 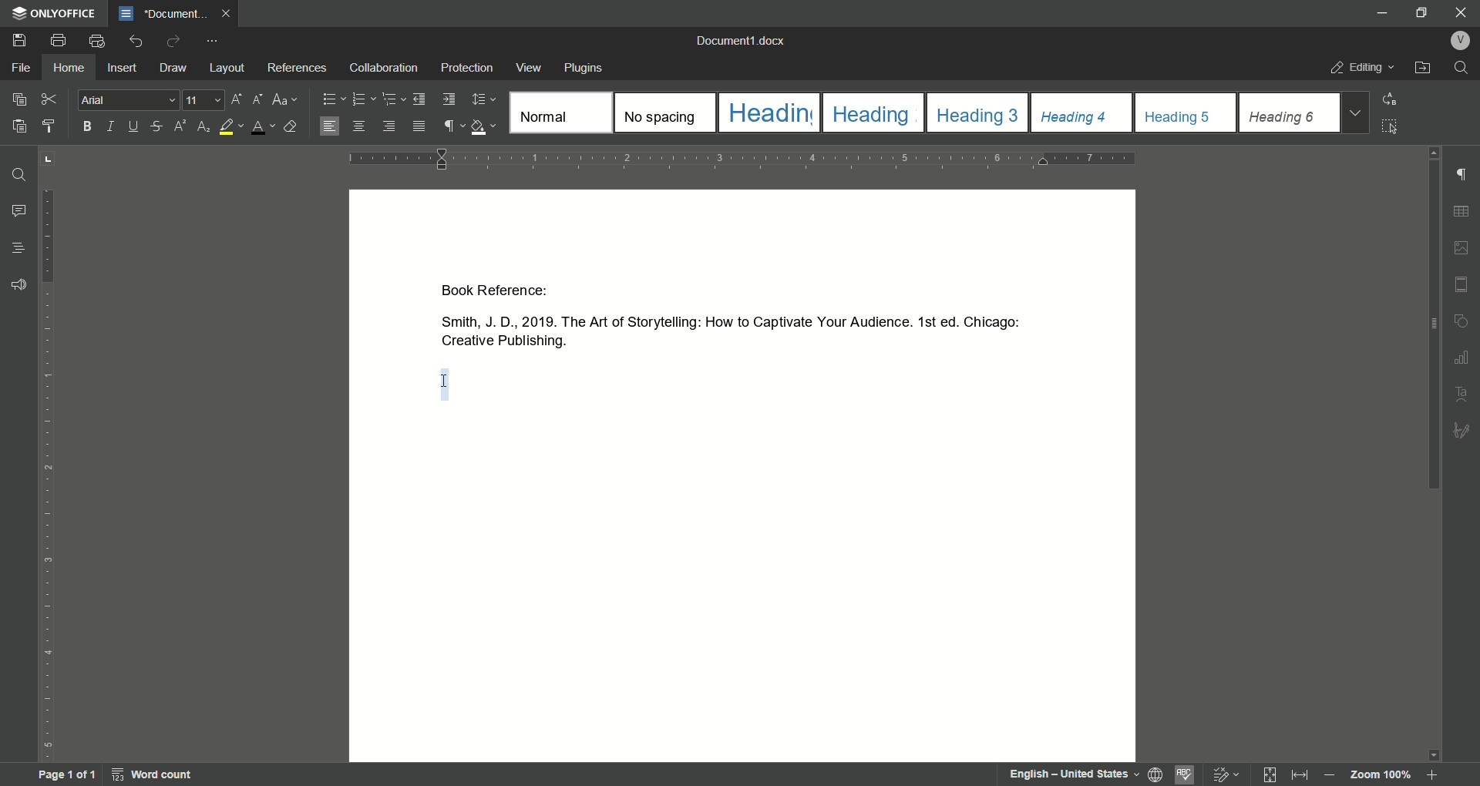 I want to click on page count, so click(x=66, y=775).